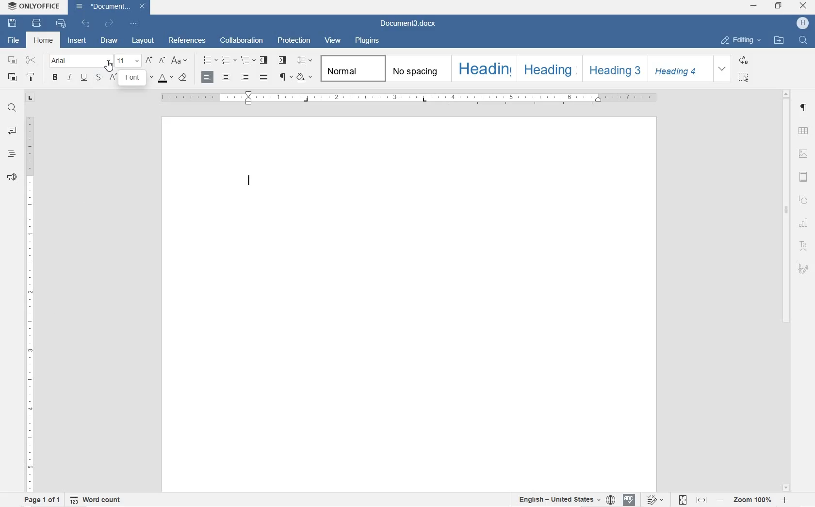 This screenshot has height=507, width=815. I want to click on PAGE 1 OF 1, so click(43, 501).